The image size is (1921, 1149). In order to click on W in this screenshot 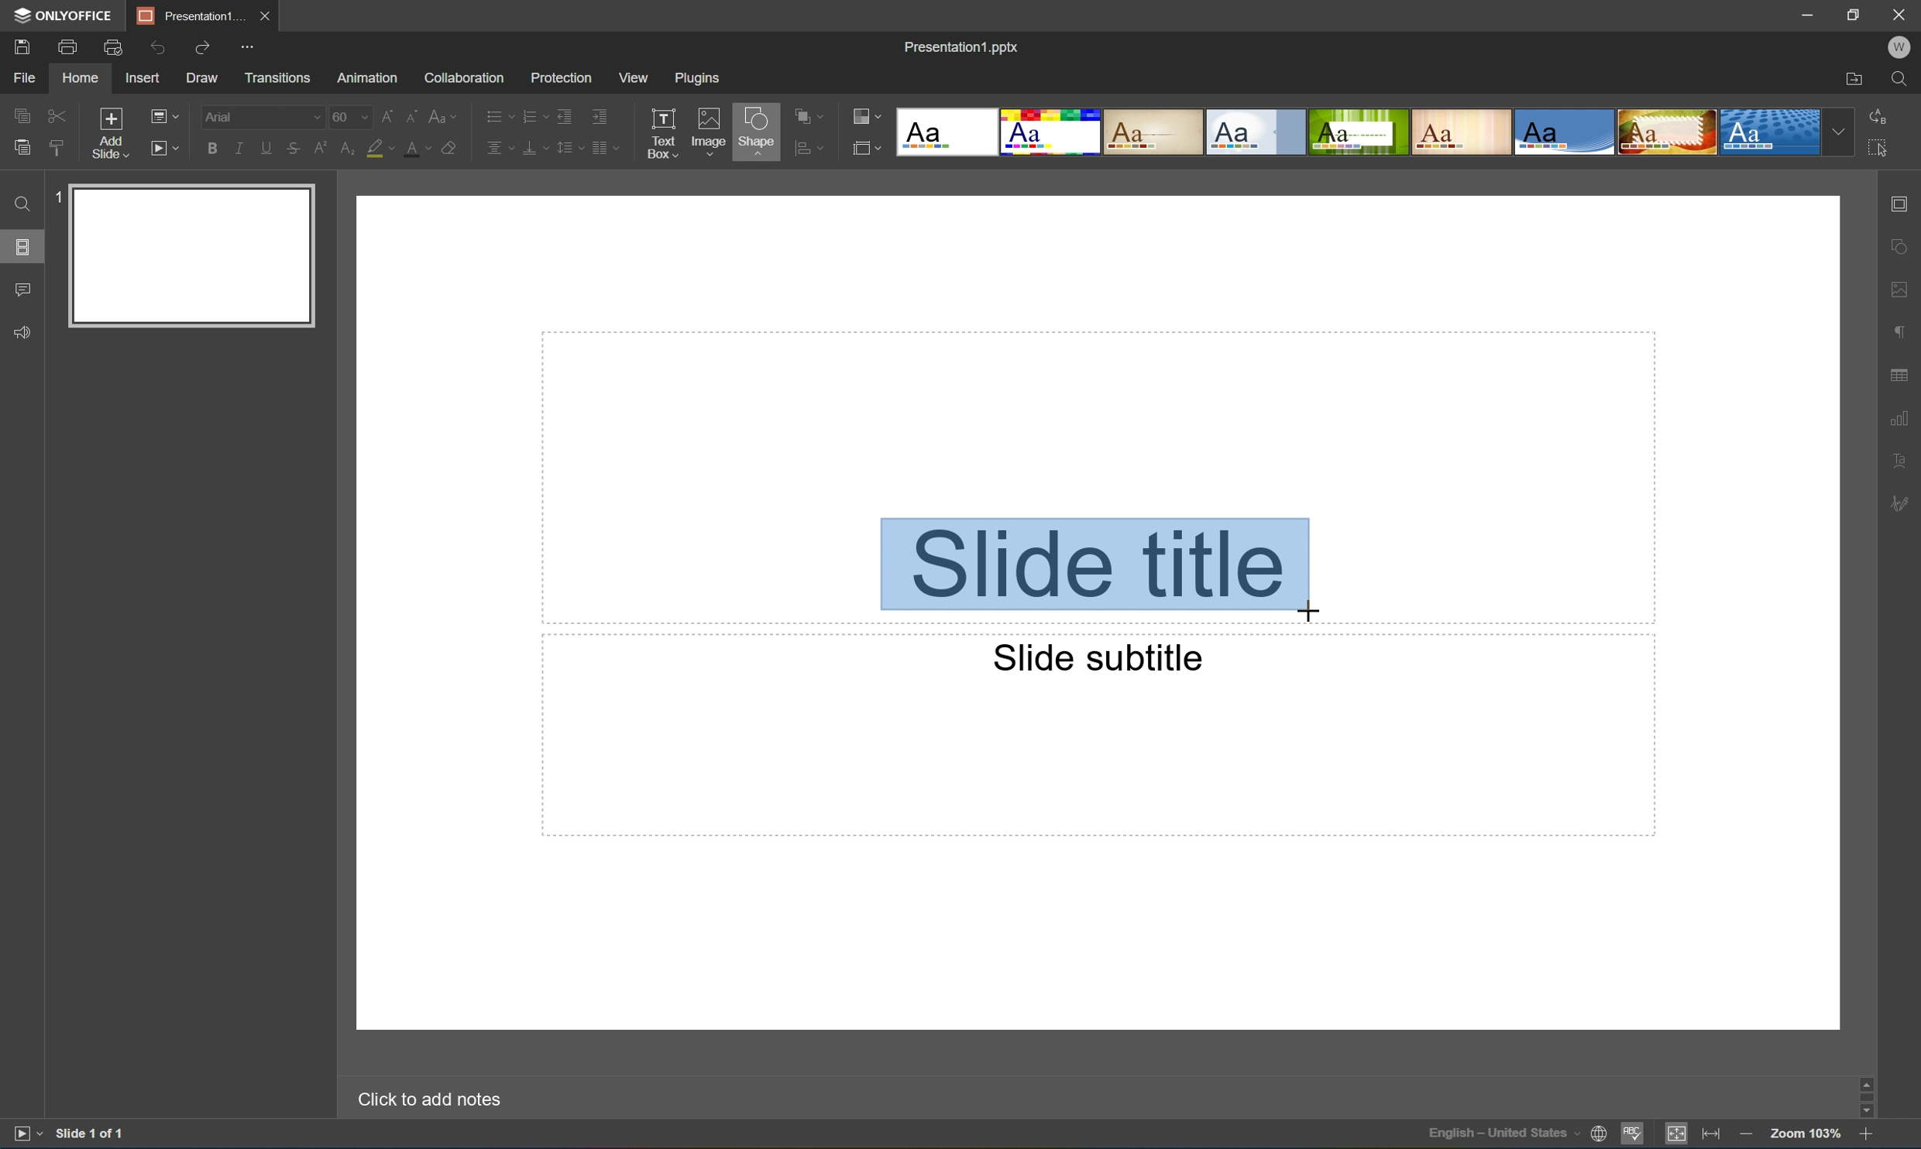, I will do `click(1899, 44)`.